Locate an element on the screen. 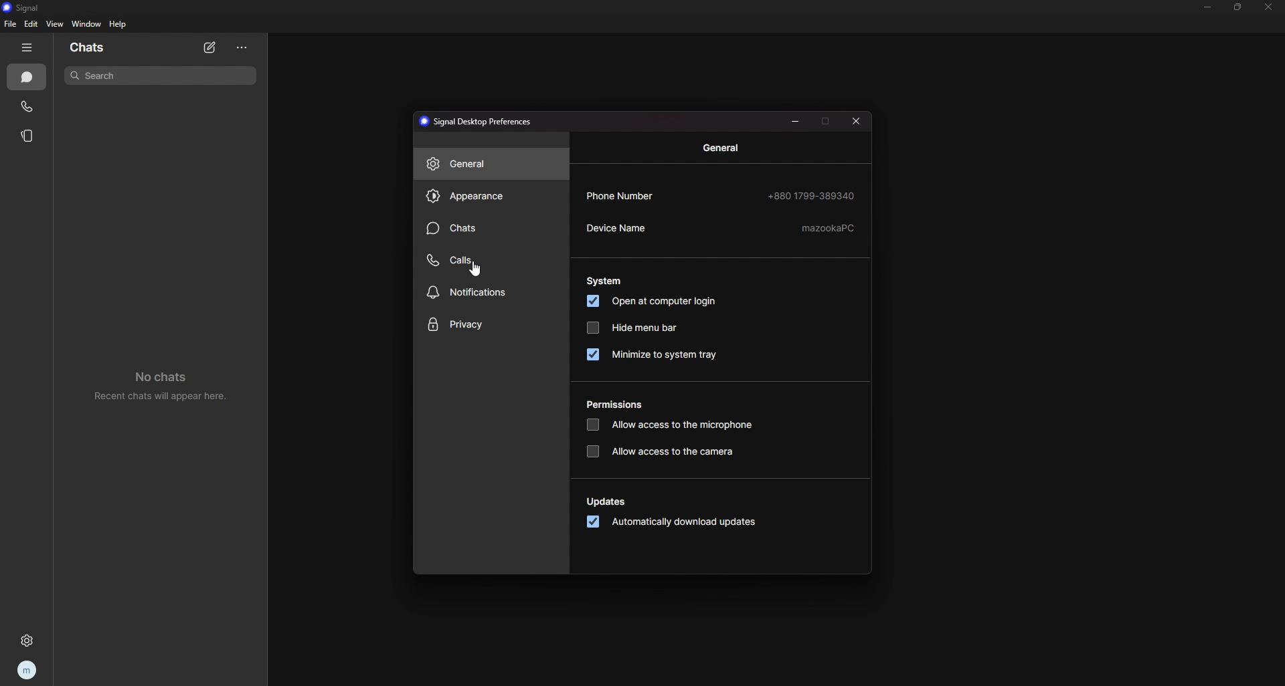  stories is located at coordinates (29, 136).